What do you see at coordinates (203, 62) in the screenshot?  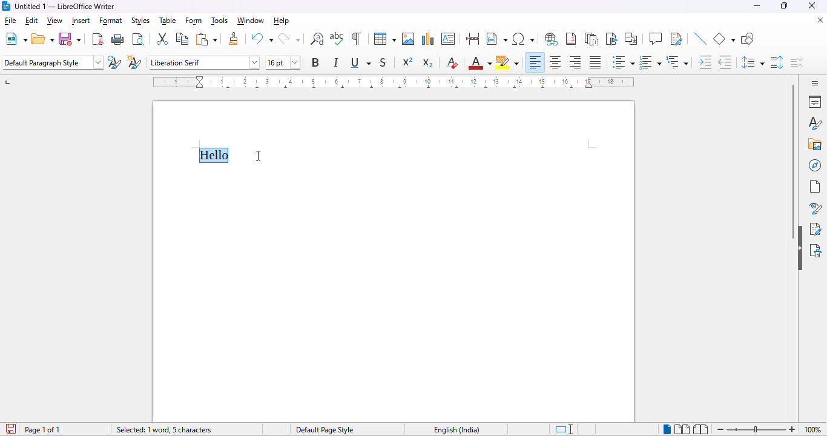 I see `Liberation Serif` at bounding box center [203, 62].